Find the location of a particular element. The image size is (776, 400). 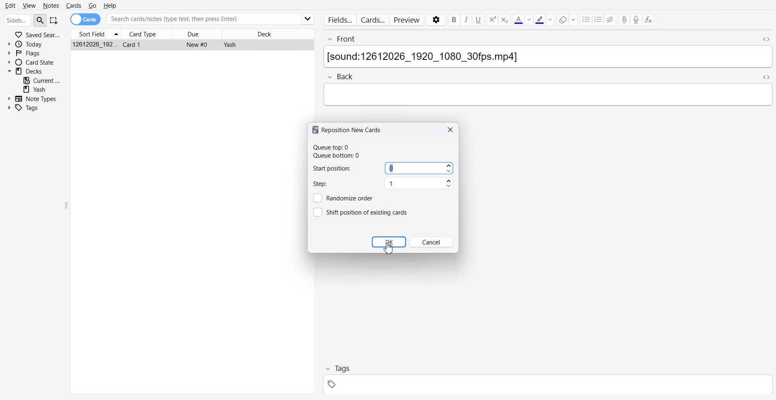

Fields is located at coordinates (338, 19).